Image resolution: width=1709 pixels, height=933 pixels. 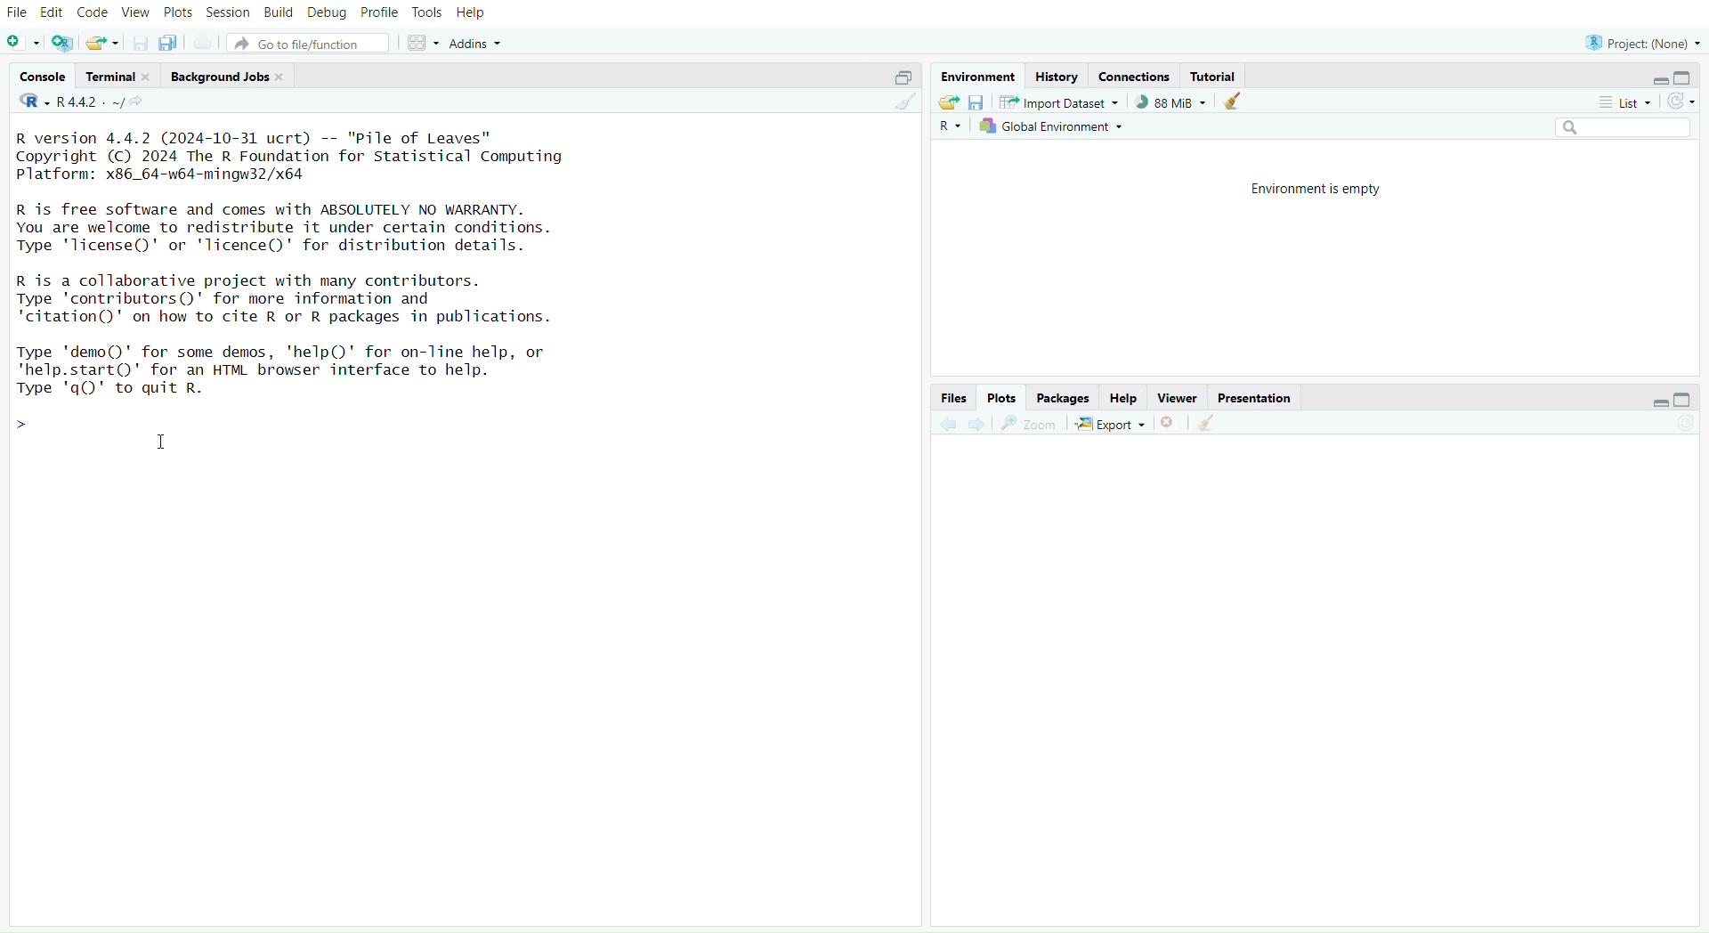 I want to click on export, so click(x=1110, y=425).